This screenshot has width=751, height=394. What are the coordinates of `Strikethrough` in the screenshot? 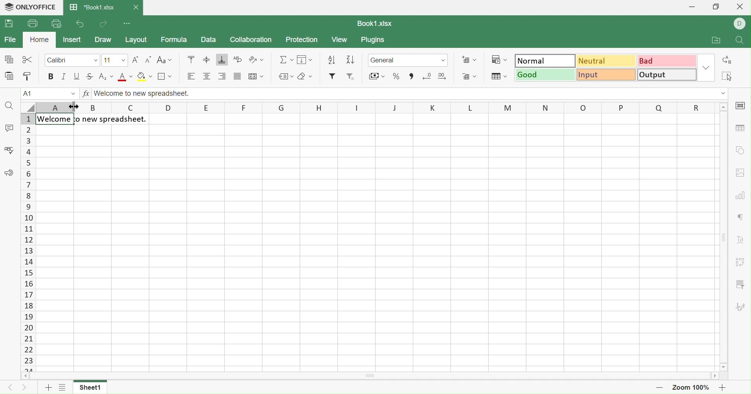 It's located at (90, 77).